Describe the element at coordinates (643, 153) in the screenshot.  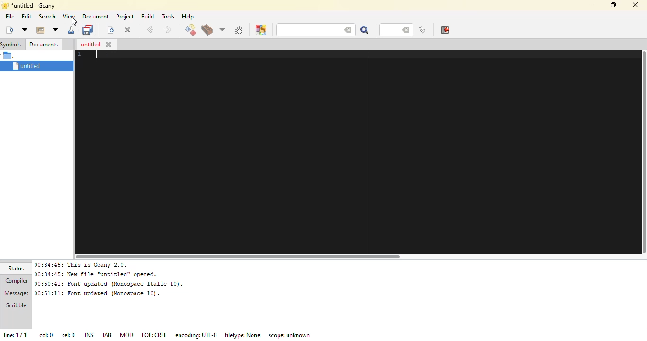
I see `vertical slide bar` at that location.